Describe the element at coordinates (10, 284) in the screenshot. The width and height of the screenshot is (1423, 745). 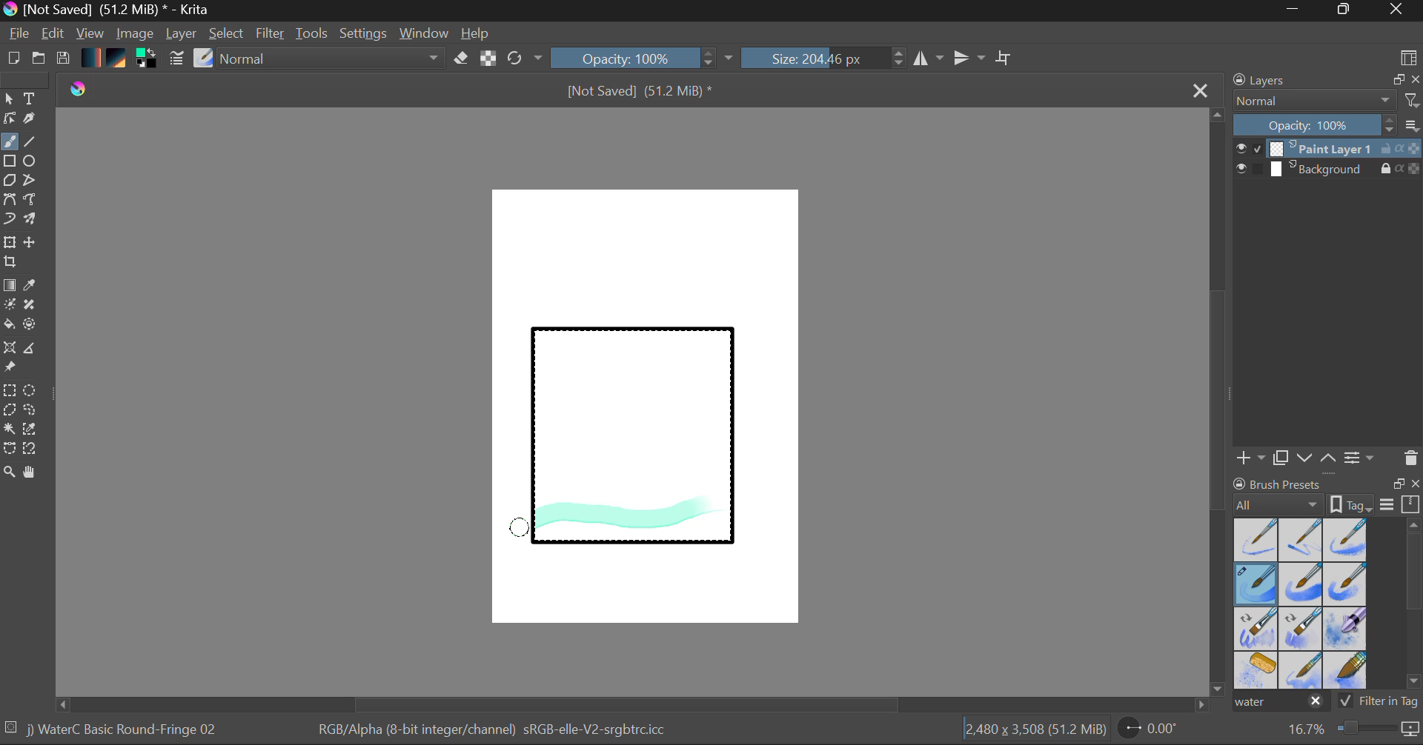
I see `Fill Gradient` at that location.